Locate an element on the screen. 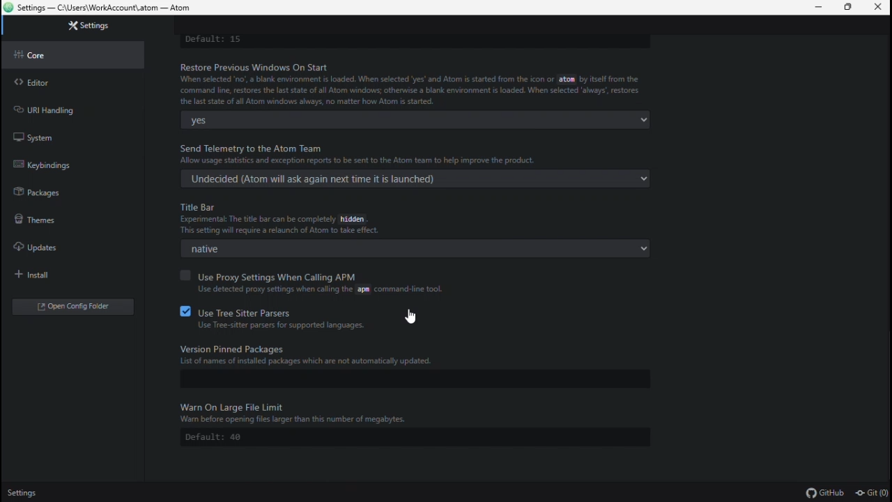  keybindings is located at coordinates (59, 162).